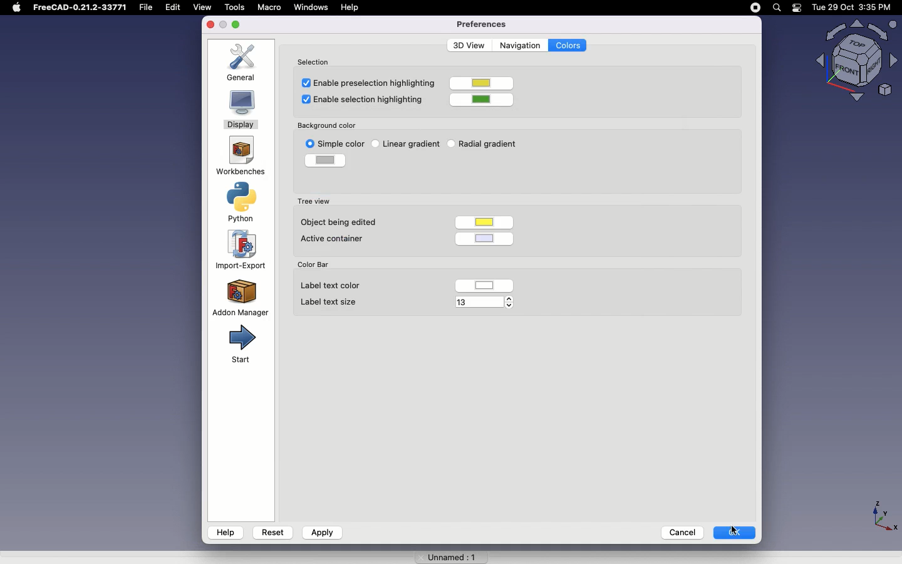  What do you see at coordinates (477, 301) in the screenshot?
I see `13` at bounding box center [477, 301].